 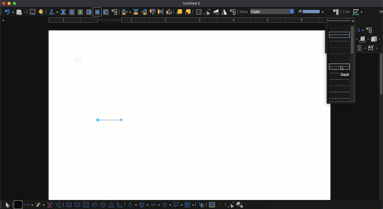 I want to click on Untitled 2 - name, so click(x=193, y=4).